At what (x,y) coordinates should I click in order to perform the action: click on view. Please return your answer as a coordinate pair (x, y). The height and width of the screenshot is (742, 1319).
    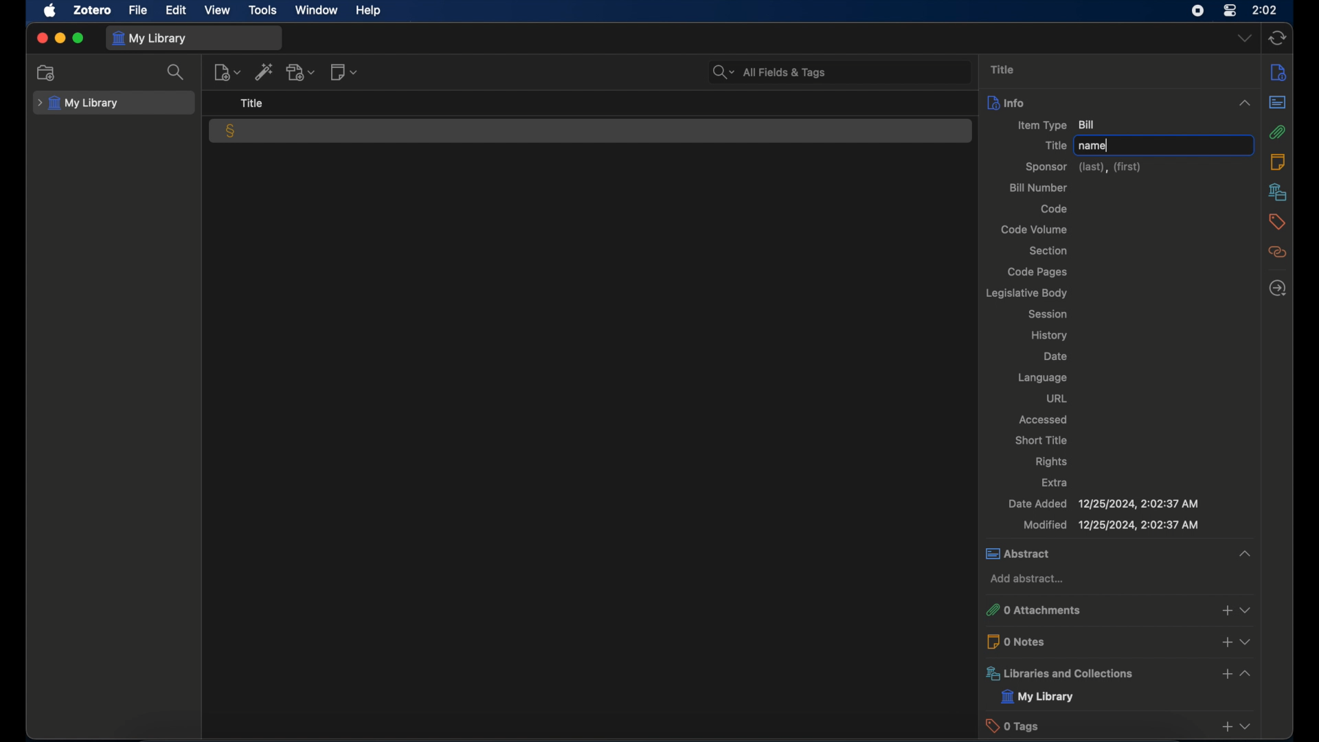
    Looking at the image, I should click on (218, 10).